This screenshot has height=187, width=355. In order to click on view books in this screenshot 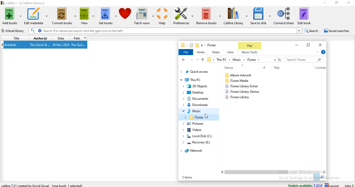, I will do `click(88, 16)`.